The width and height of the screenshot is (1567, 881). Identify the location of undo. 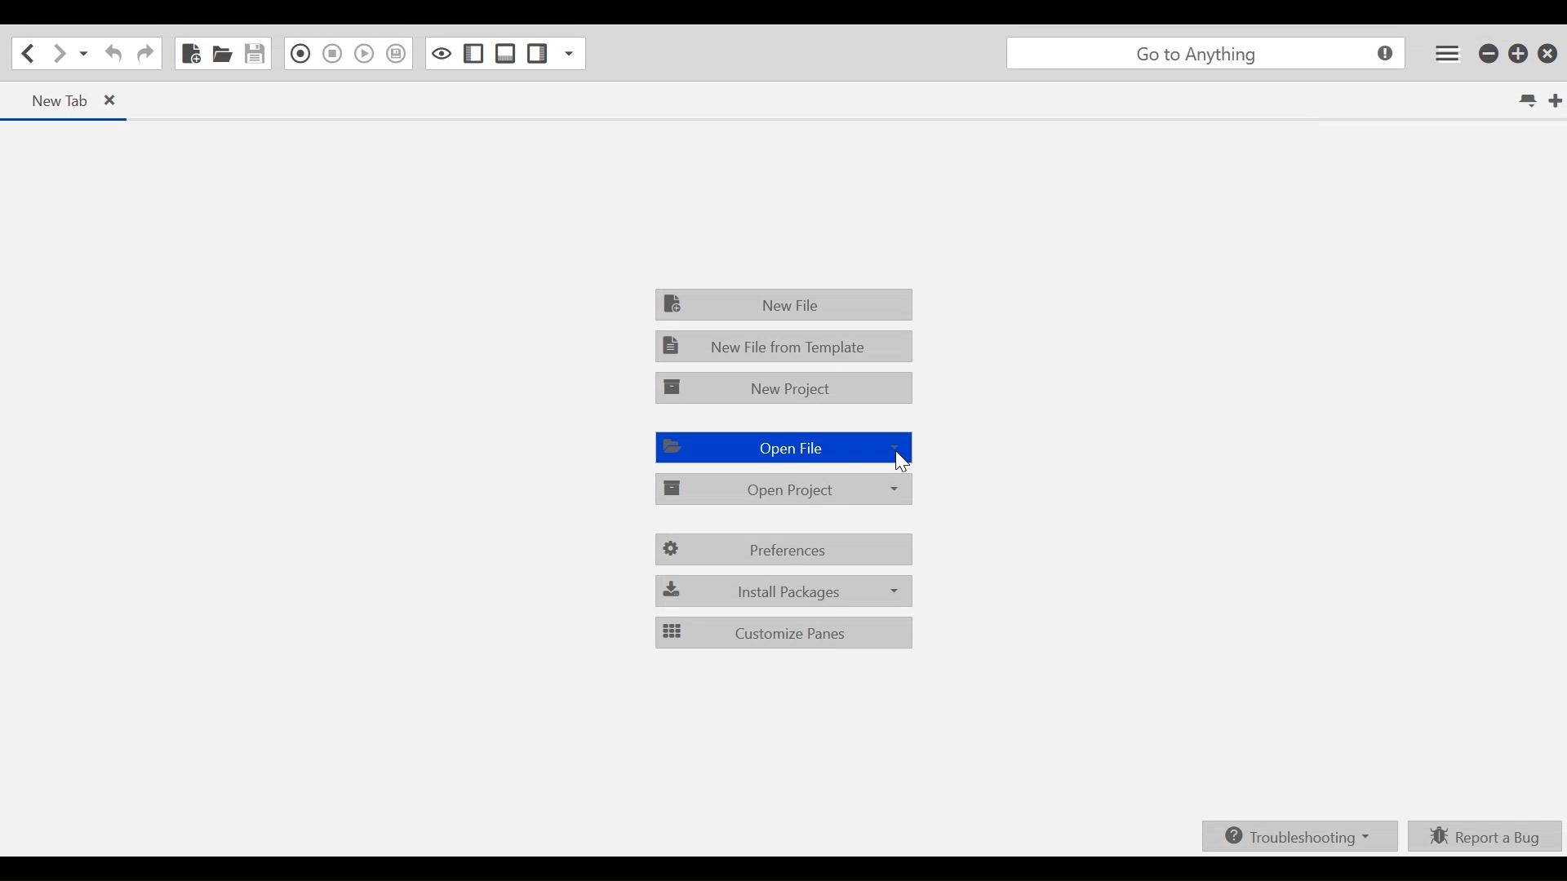
(111, 54).